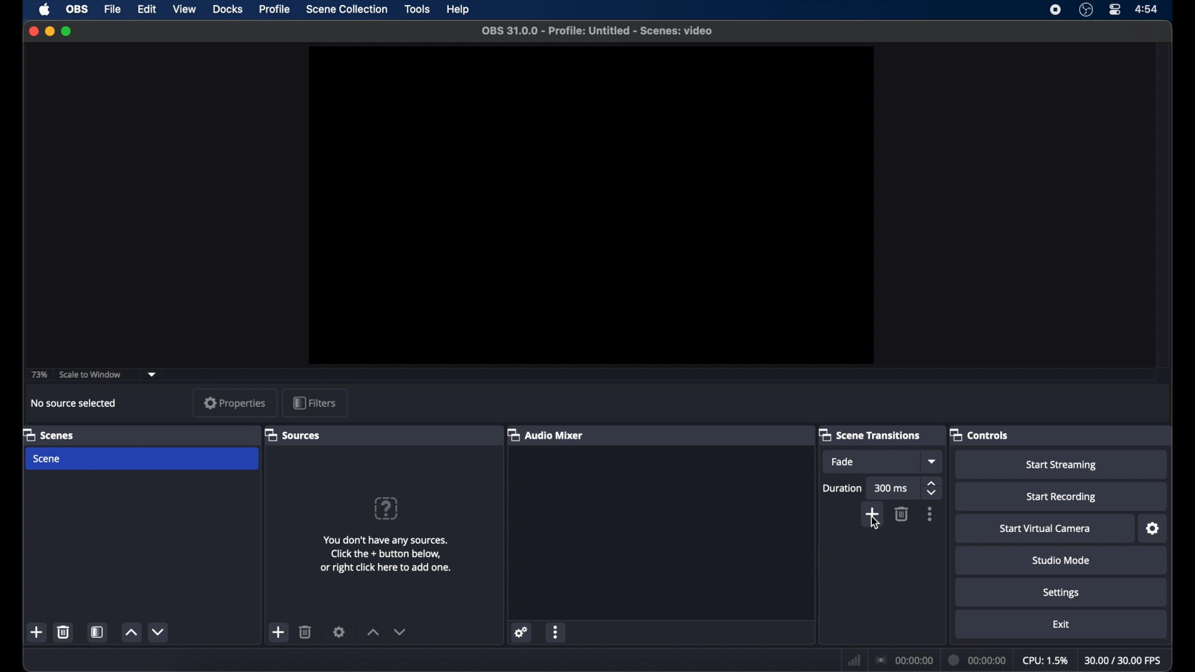 The width and height of the screenshot is (1195, 672). What do you see at coordinates (458, 9) in the screenshot?
I see `help` at bounding box center [458, 9].